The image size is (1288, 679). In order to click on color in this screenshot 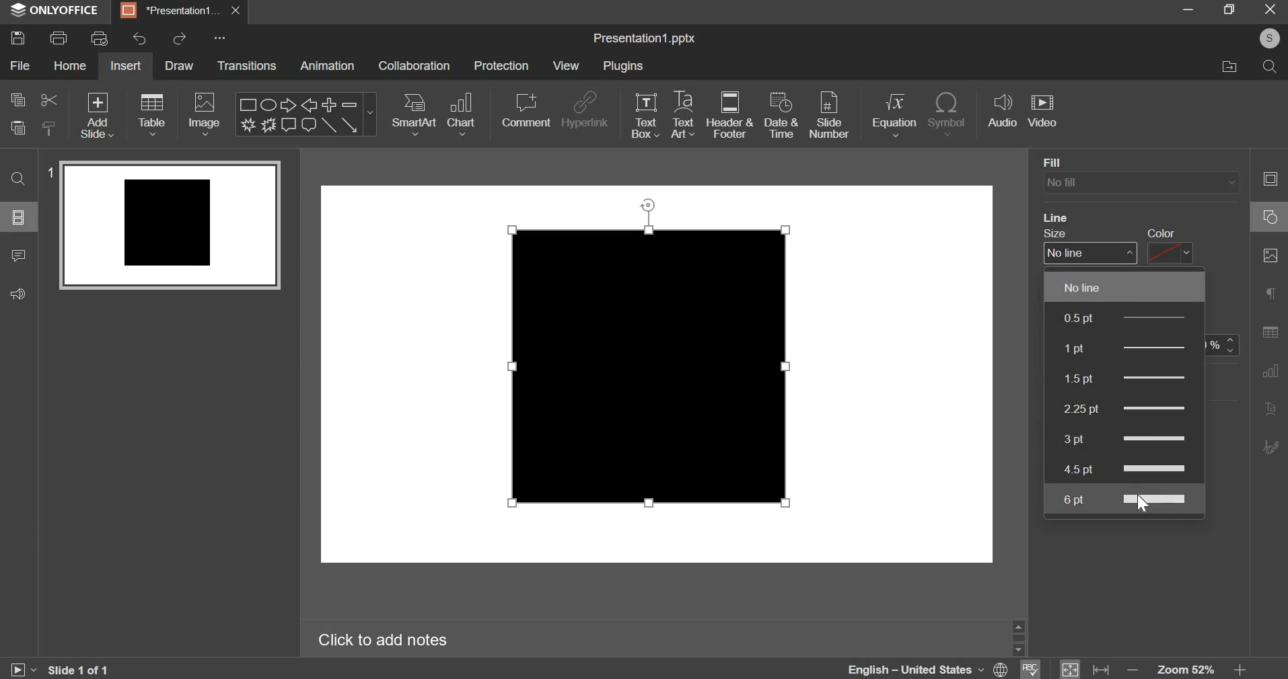, I will do `click(1172, 255)`.